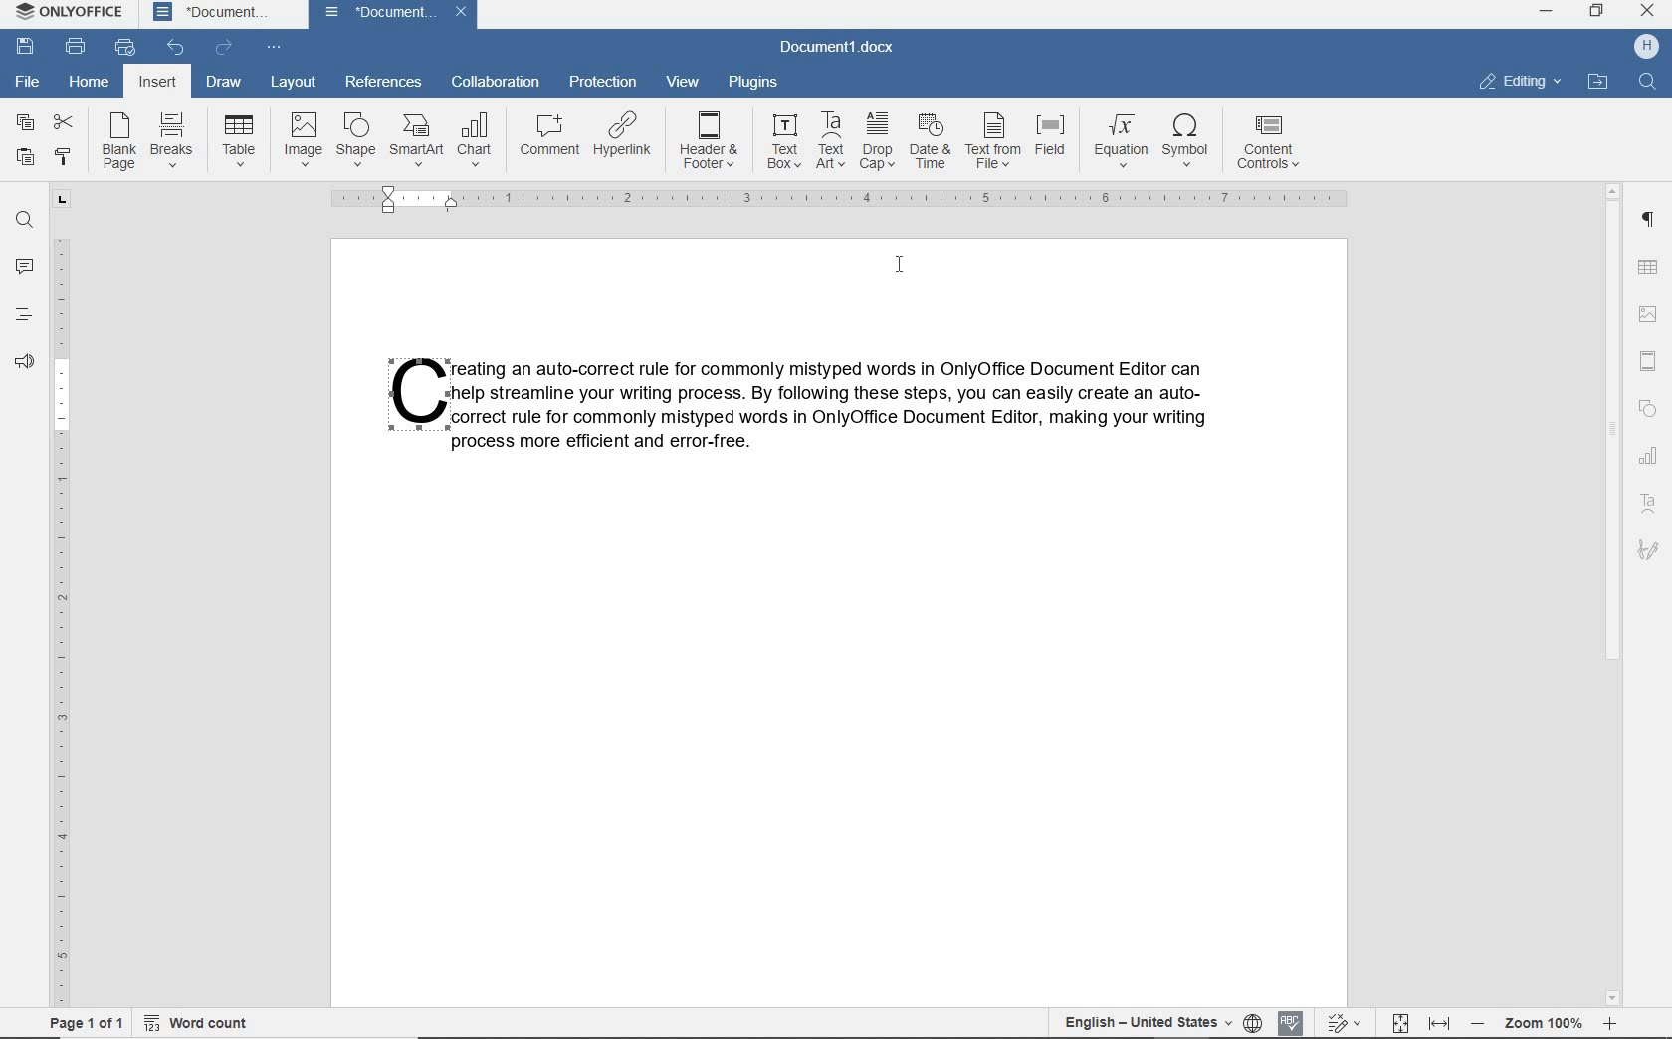 The height and width of the screenshot is (1039, 1672). I want to click on ruler, so click(59, 595).